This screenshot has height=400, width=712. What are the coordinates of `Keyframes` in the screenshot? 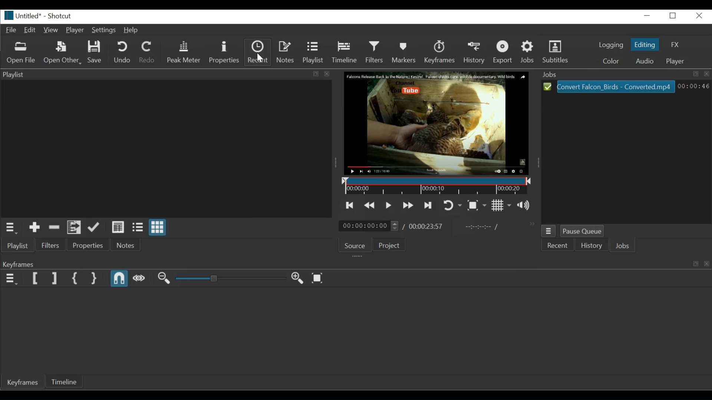 It's located at (23, 384).